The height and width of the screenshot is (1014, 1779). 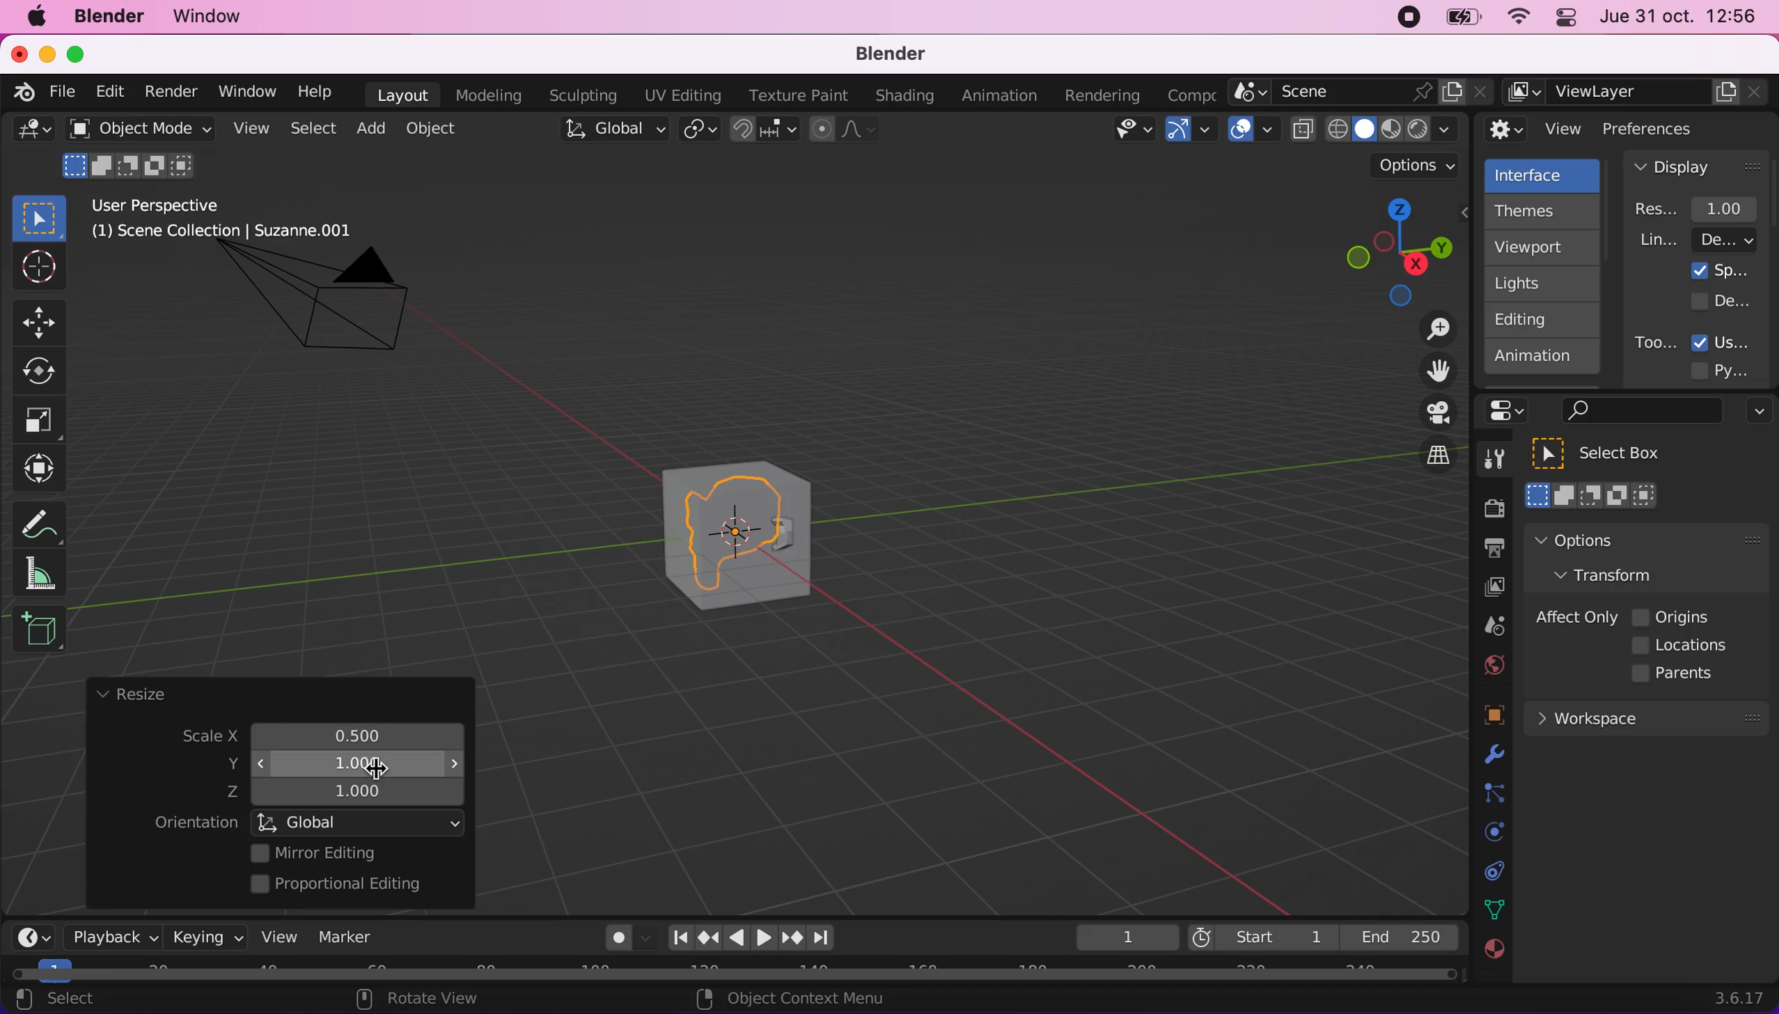 I want to click on jump to keyframe, so click(x=793, y=940).